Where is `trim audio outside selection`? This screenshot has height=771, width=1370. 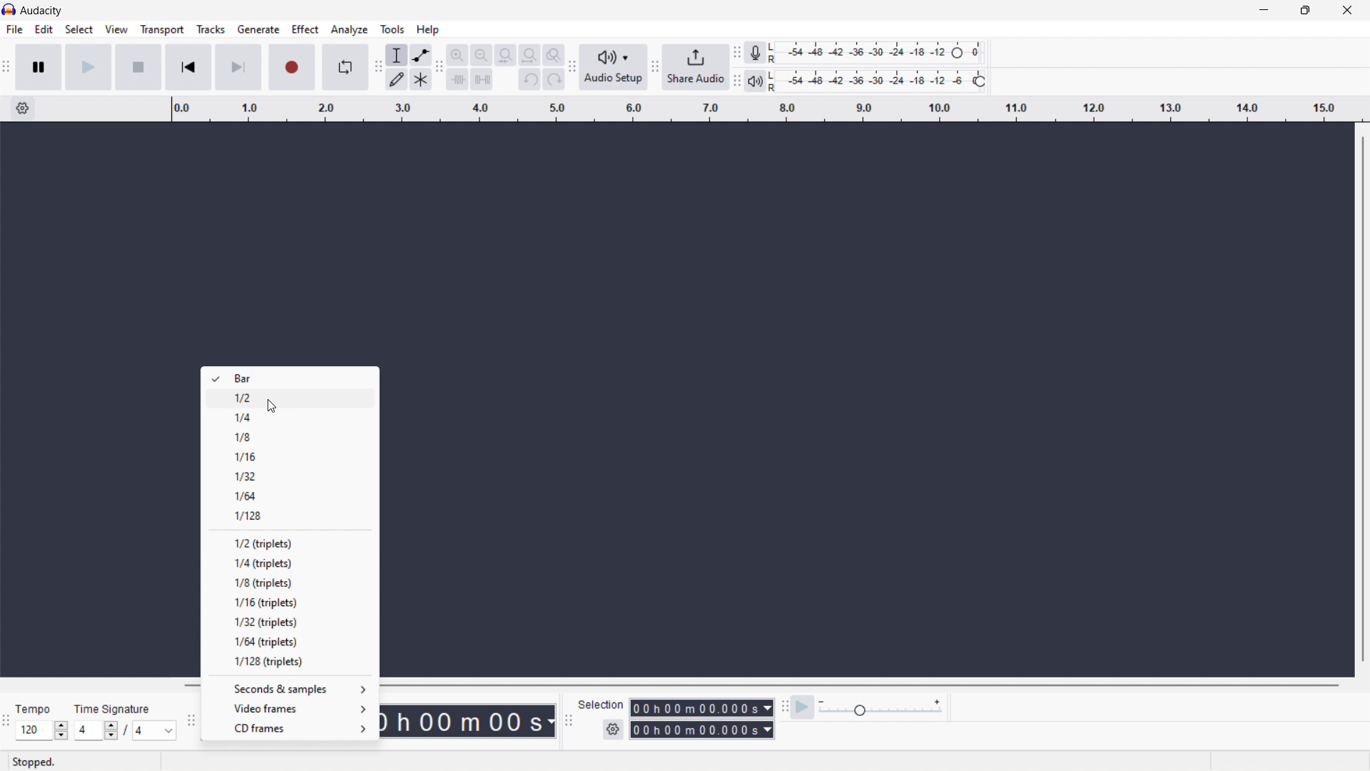 trim audio outside selection is located at coordinates (458, 79).